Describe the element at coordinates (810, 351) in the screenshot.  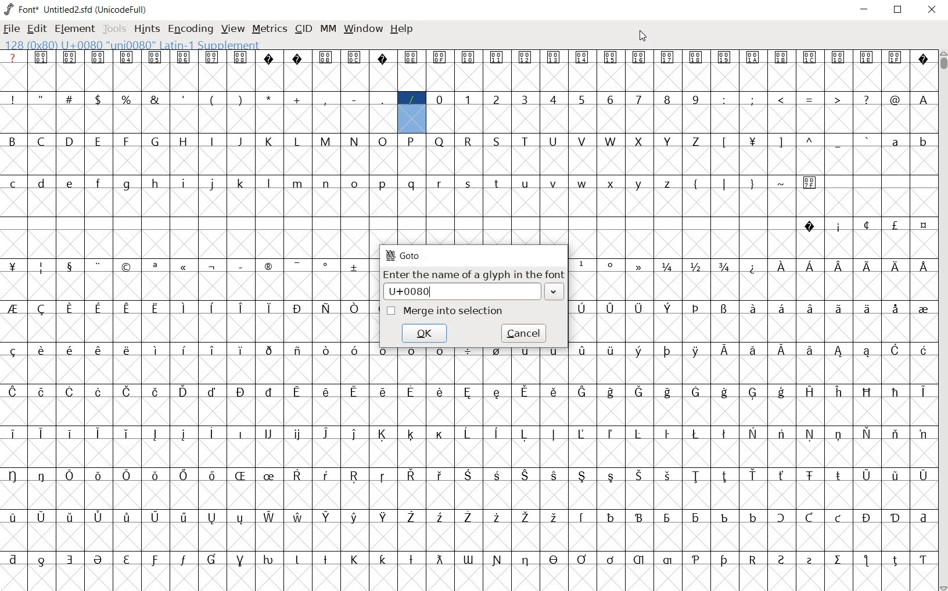
I see `glyph` at that location.